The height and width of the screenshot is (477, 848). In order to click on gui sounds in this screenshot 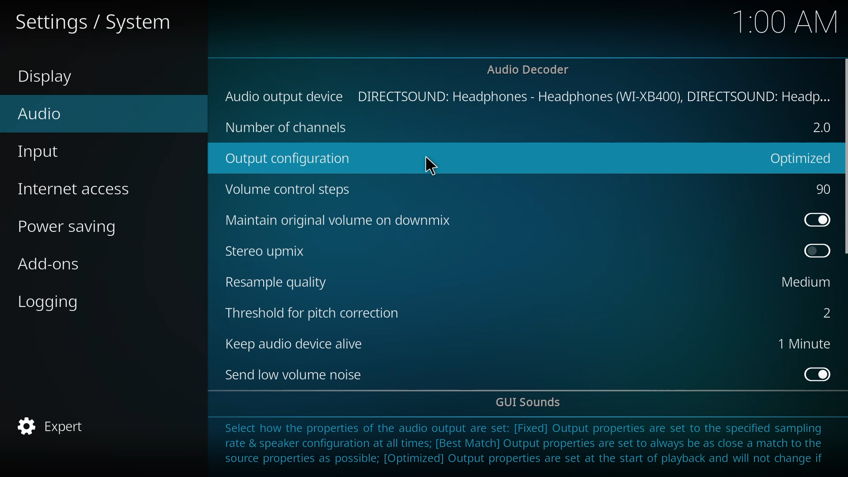, I will do `click(530, 403)`.